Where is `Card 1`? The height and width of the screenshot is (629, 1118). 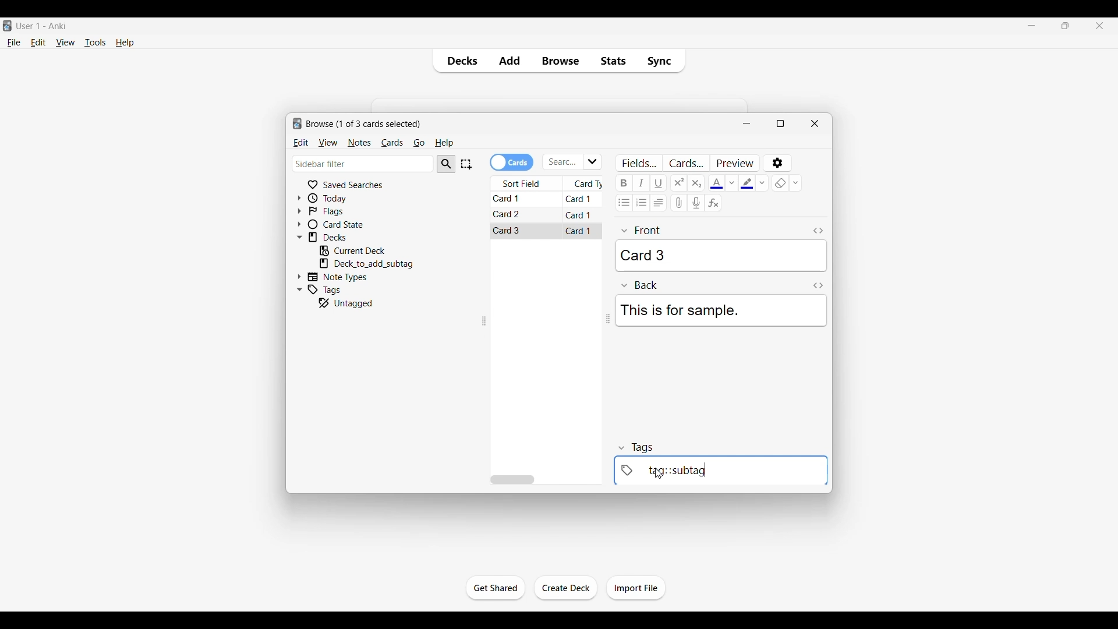
Card 1 is located at coordinates (579, 231).